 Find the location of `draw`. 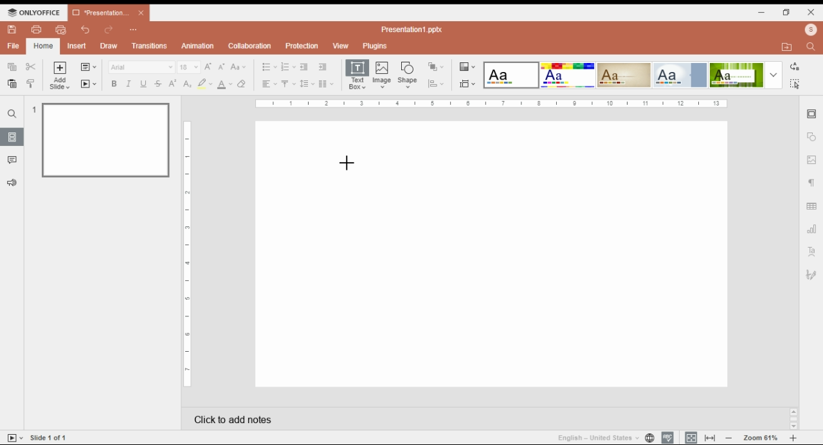

draw is located at coordinates (109, 46).